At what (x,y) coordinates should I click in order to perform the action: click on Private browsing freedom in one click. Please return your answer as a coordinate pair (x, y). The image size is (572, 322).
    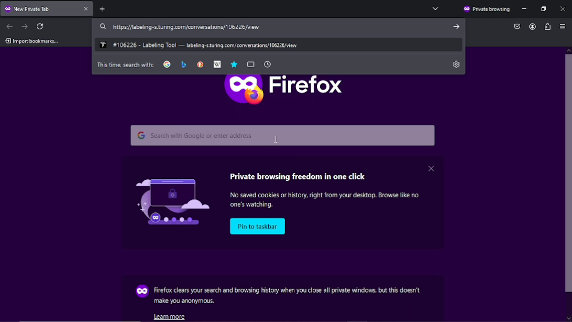
    Looking at the image, I should click on (300, 175).